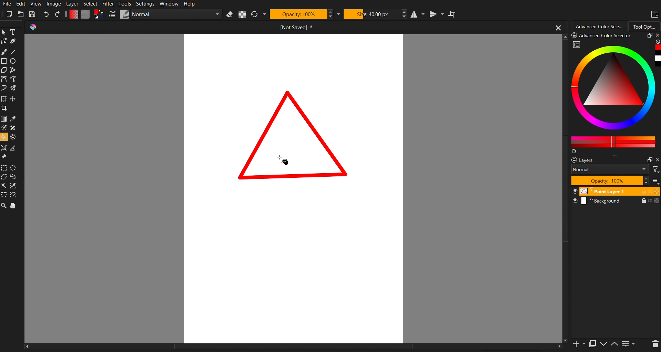  What do you see at coordinates (14, 79) in the screenshot?
I see `freehand path tool` at bounding box center [14, 79].